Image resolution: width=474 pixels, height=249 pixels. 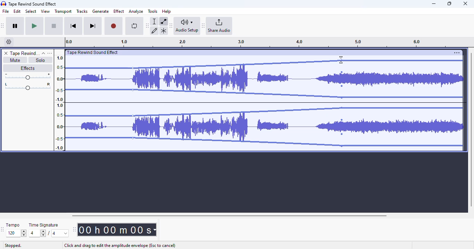 What do you see at coordinates (31, 11) in the screenshot?
I see `select` at bounding box center [31, 11].